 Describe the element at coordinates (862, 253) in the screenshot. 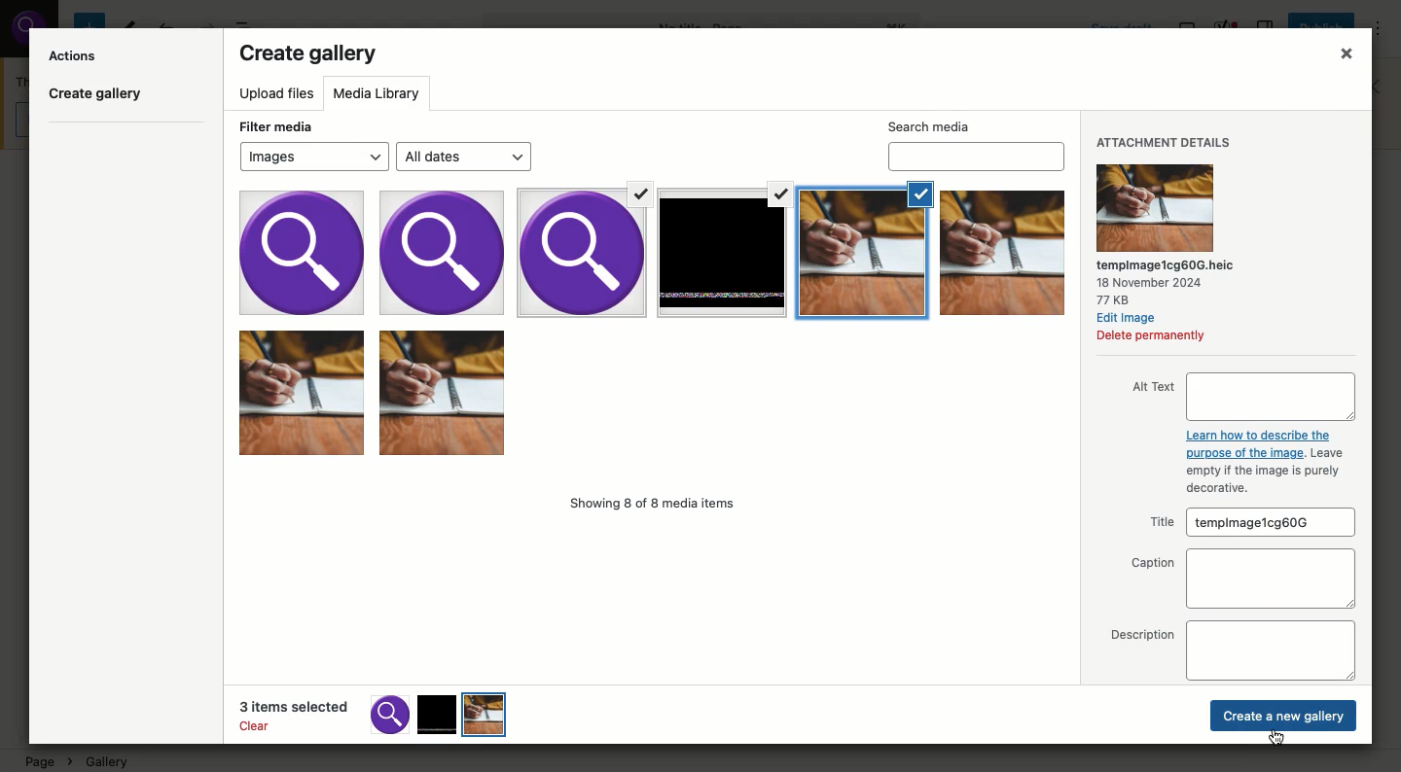

I see `Selected` at that location.